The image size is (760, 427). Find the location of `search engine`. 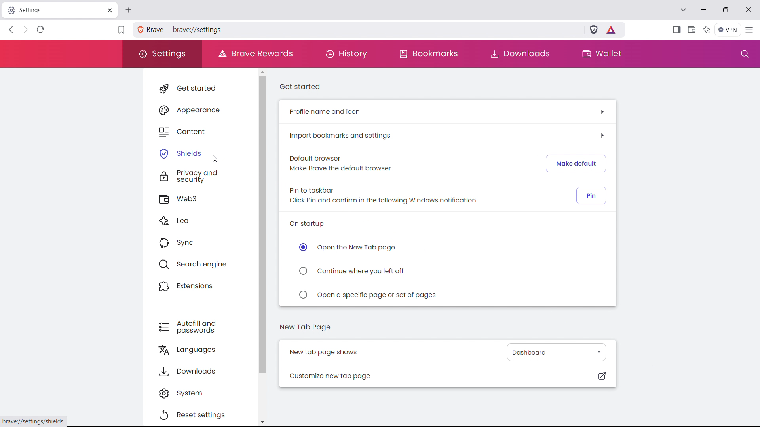

search engine is located at coordinates (200, 263).